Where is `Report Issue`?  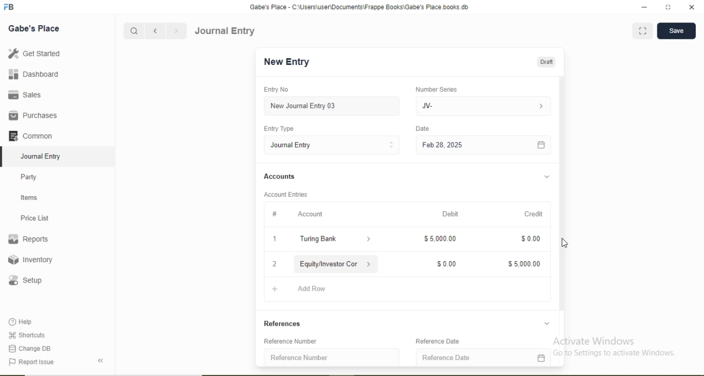 Report Issue is located at coordinates (31, 362).